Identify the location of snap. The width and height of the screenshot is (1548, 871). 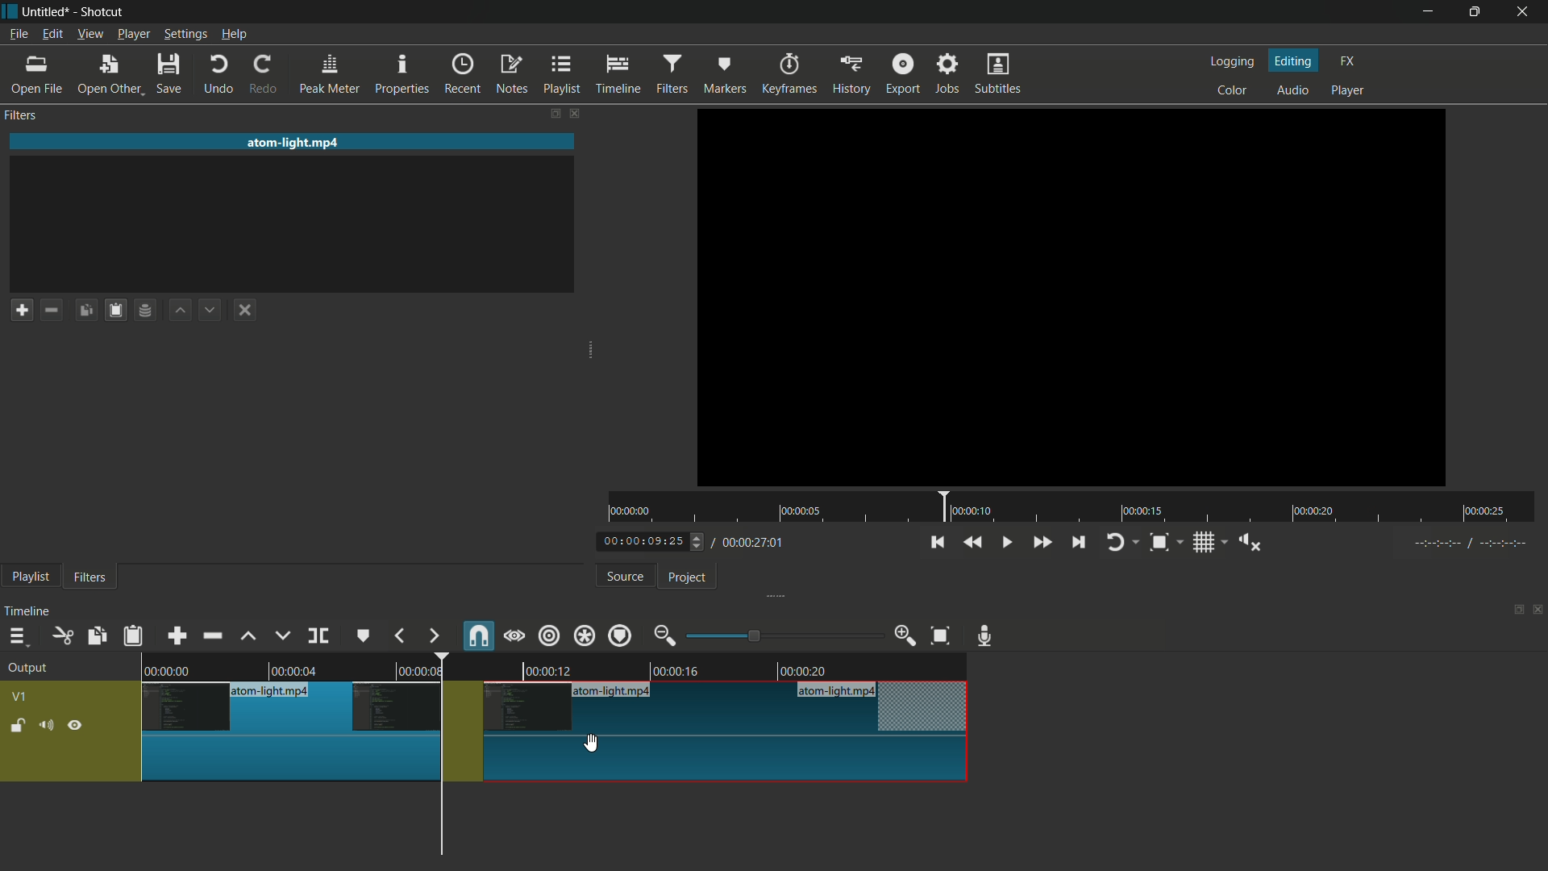
(476, 635).